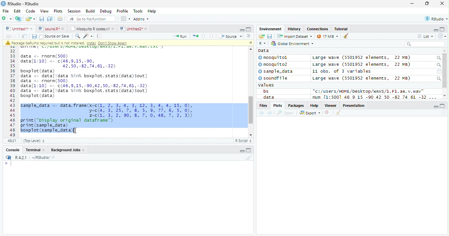  I want to click on clear workspace, so click(248, 157).